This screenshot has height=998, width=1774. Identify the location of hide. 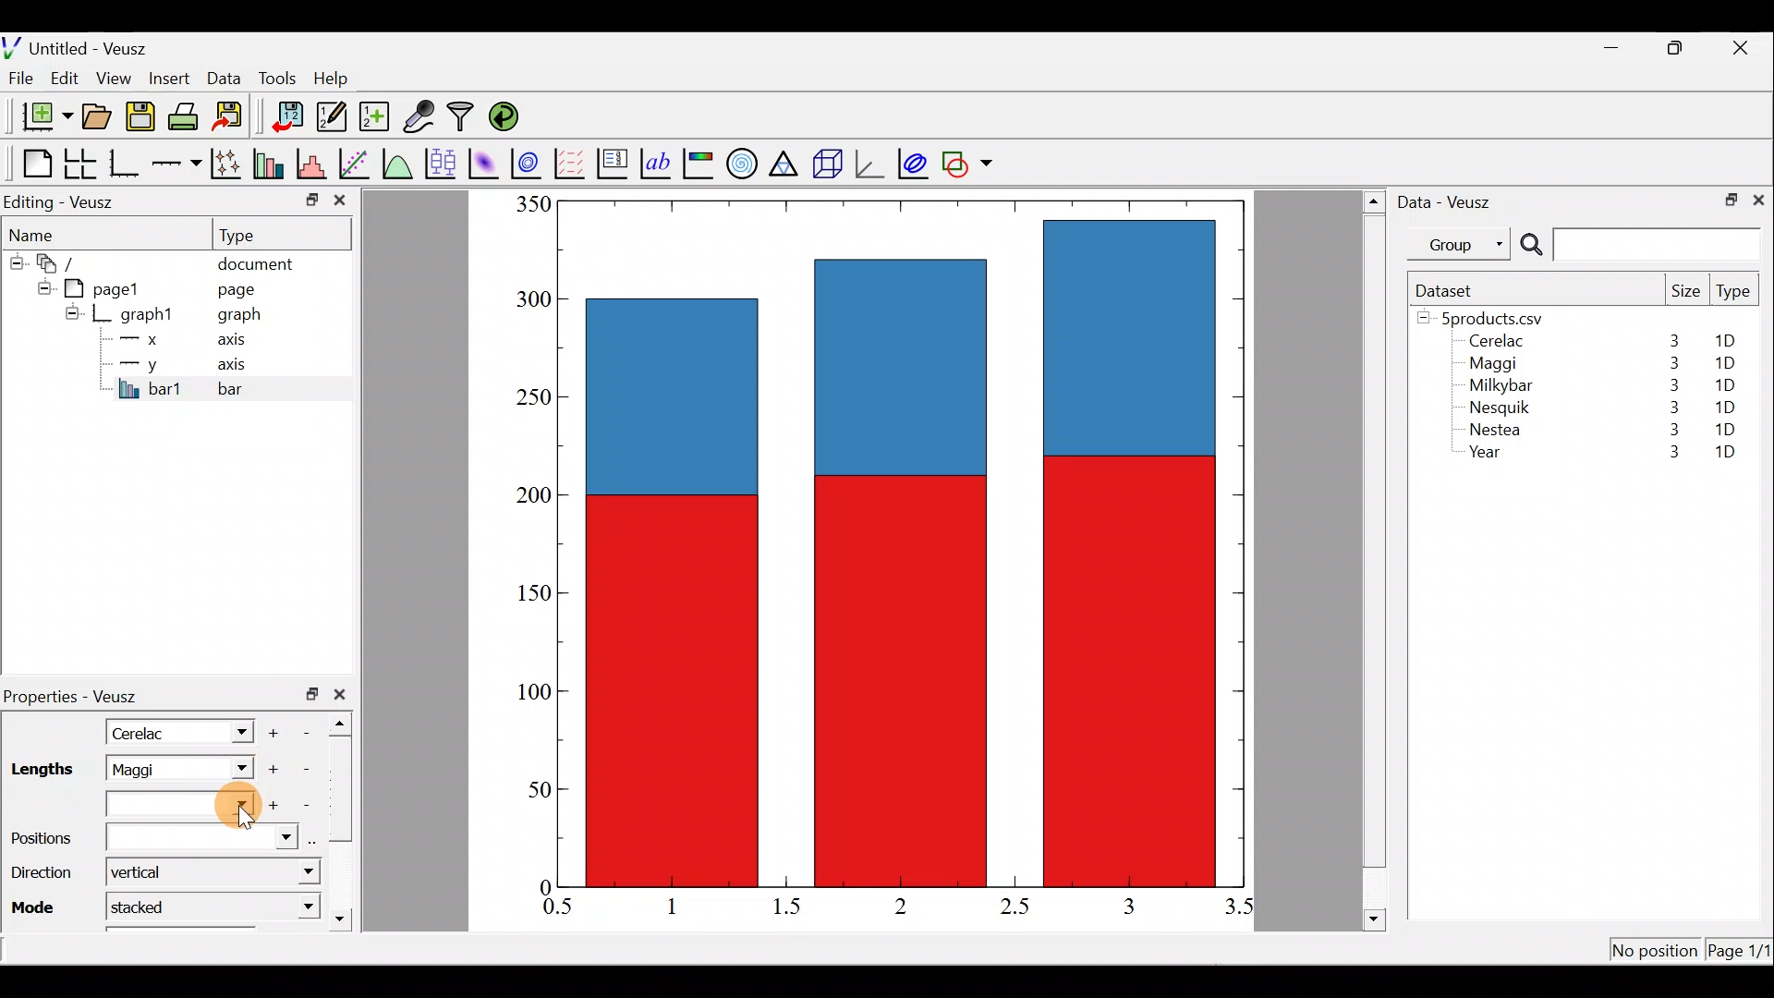
(15, 260).